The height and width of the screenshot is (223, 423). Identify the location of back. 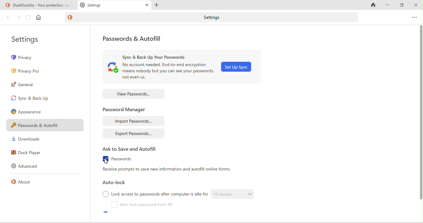
(8, 18).